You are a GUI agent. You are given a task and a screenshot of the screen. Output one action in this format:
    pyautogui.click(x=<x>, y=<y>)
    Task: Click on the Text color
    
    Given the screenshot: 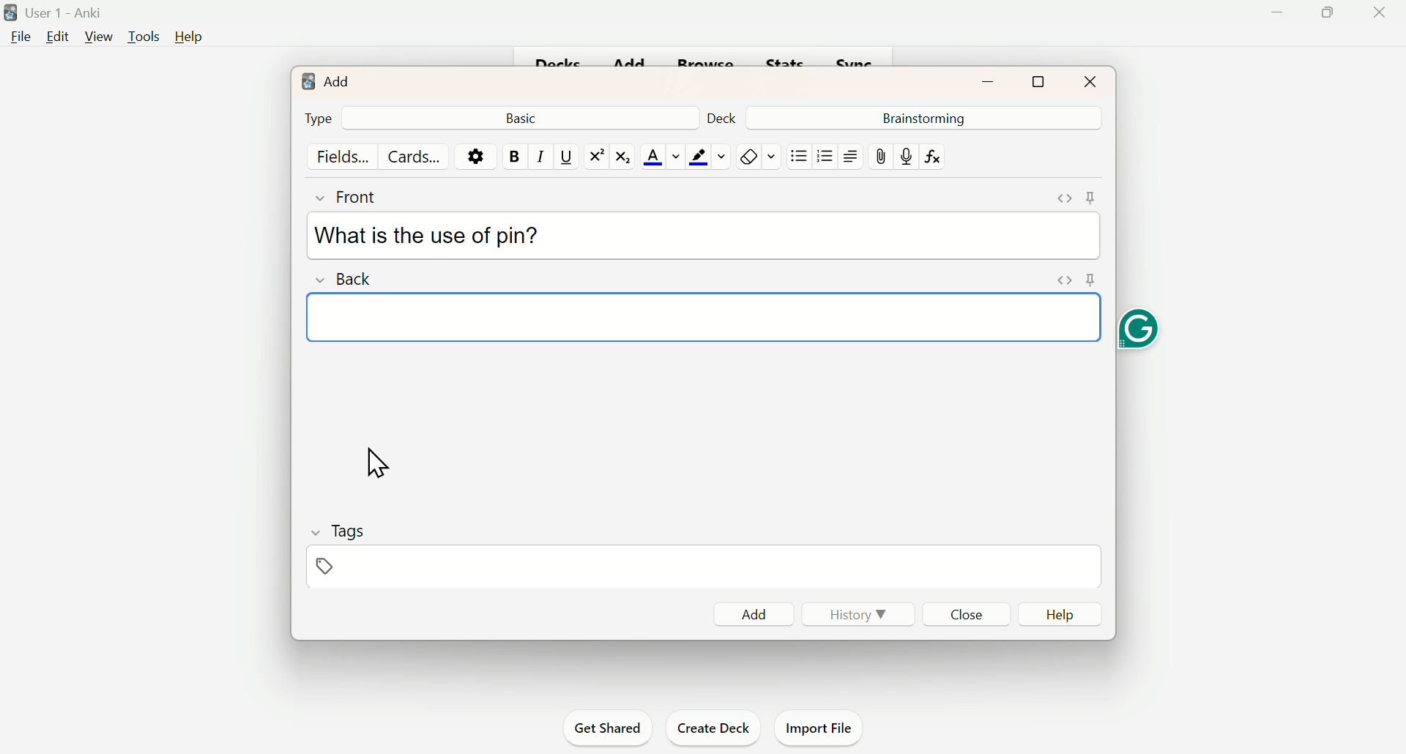 What is the action you would take?
    pyautogui.click(x=662, y=157)
    